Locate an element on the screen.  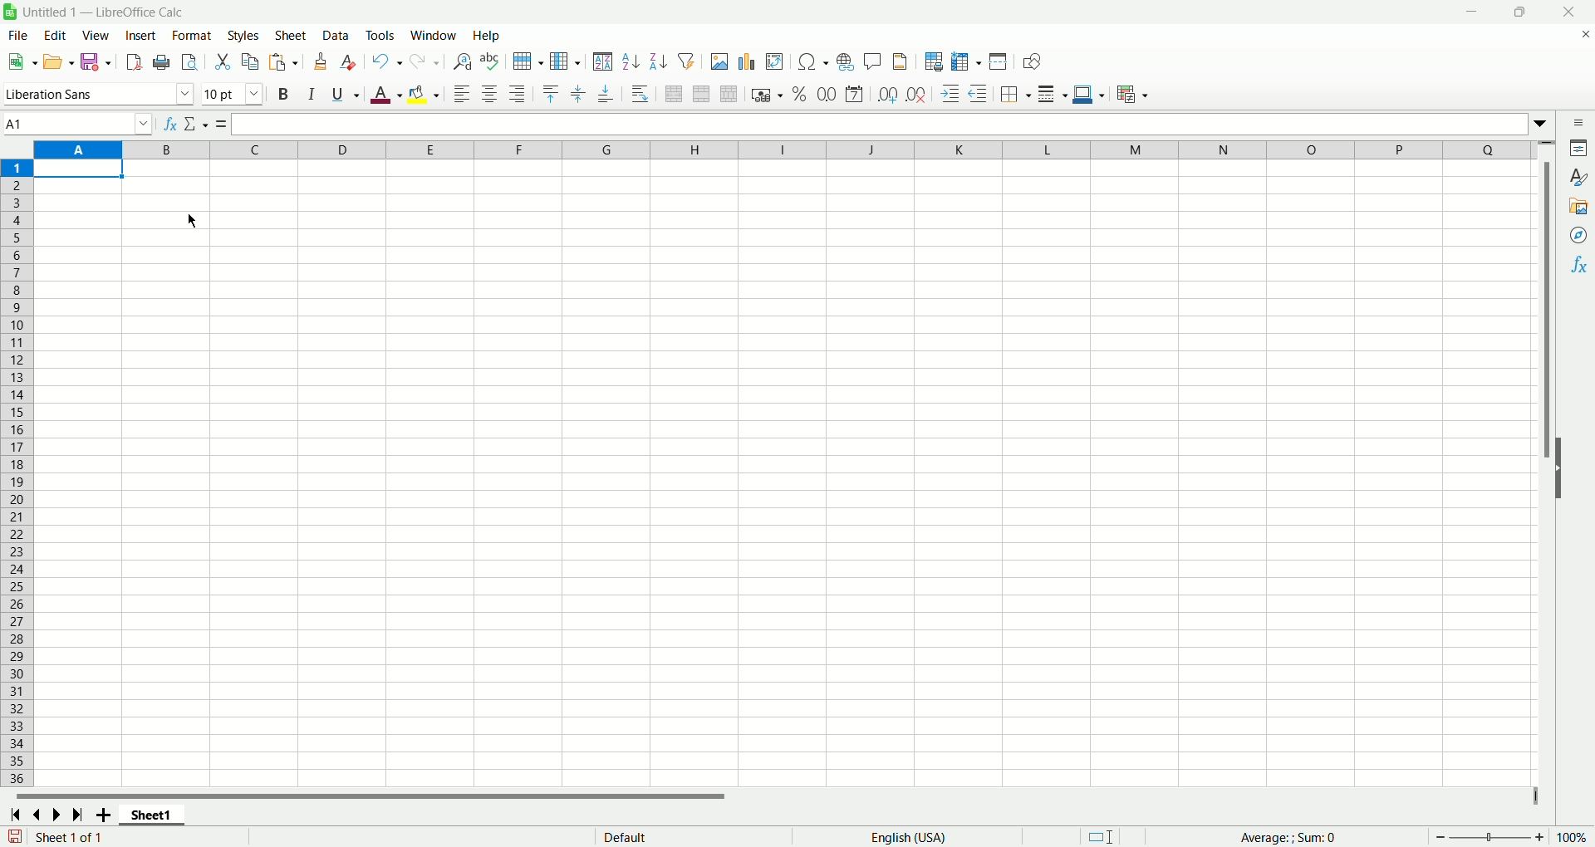
properties is located at coordinates (1580, 150).